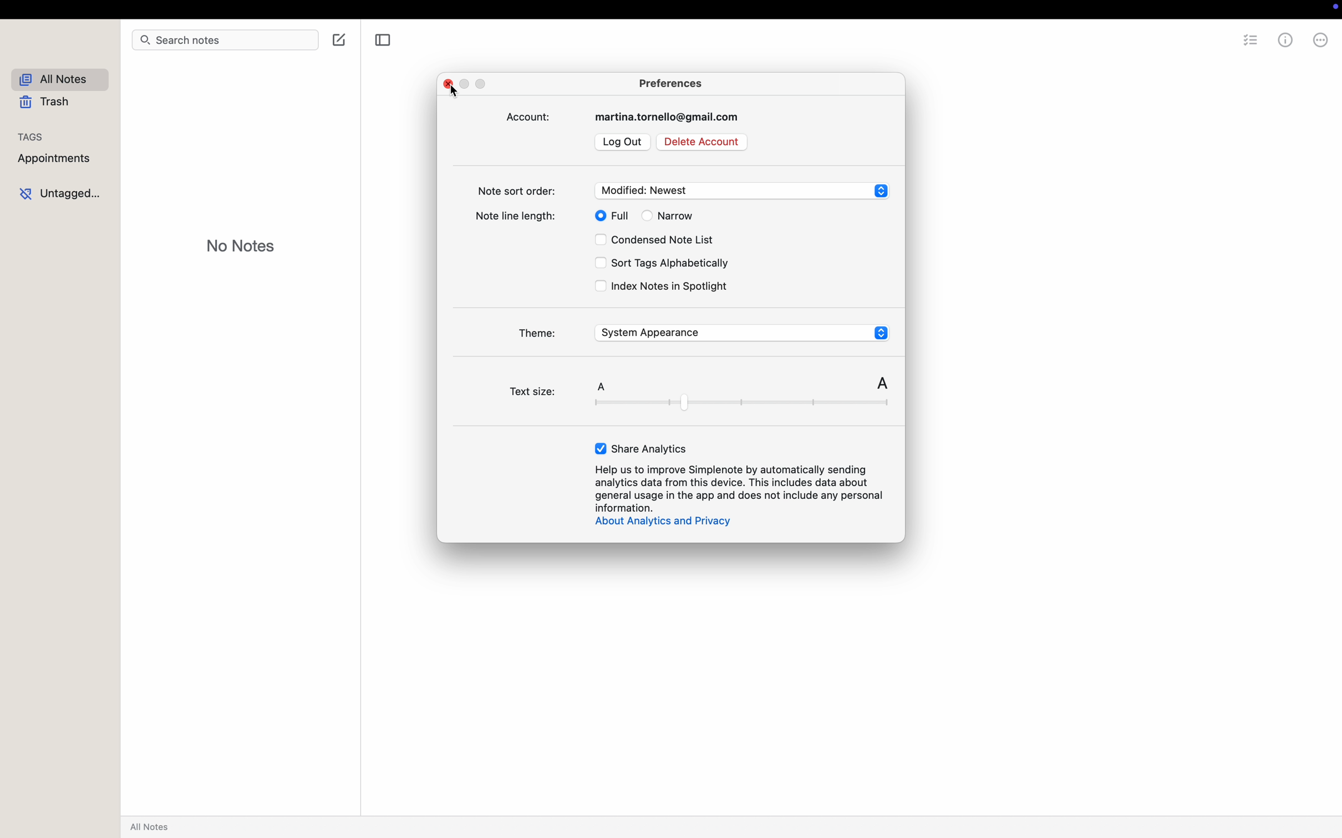  I want to click on metrics, so click(1285, 43).